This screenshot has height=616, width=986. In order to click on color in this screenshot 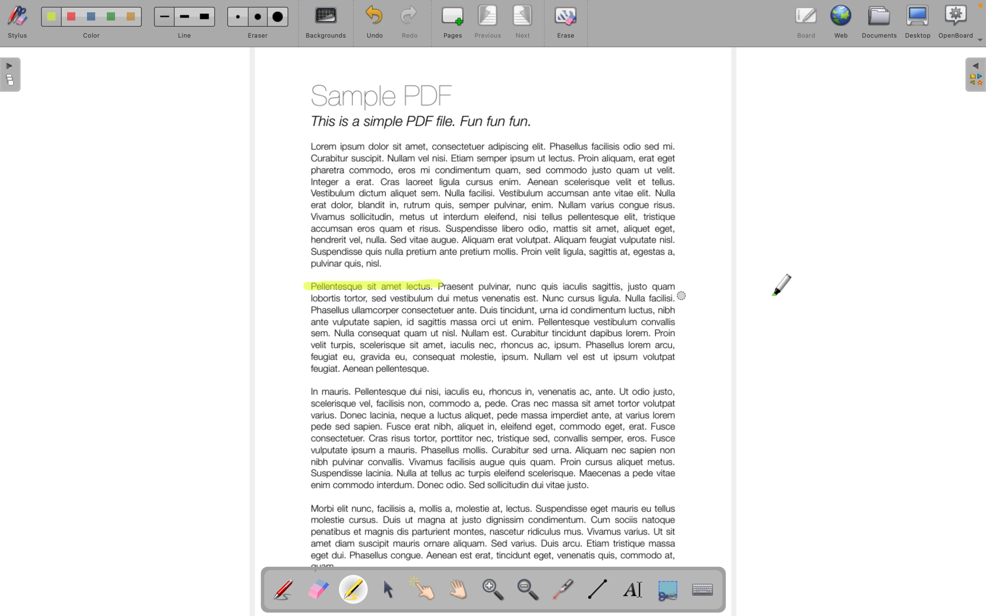, I will do `click(87, 25)`.